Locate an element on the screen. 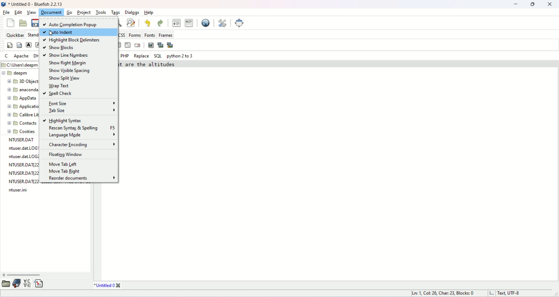 This screenshot has width=559, height=297. rescan syntax and spelling is located at coordinates (82, 128).